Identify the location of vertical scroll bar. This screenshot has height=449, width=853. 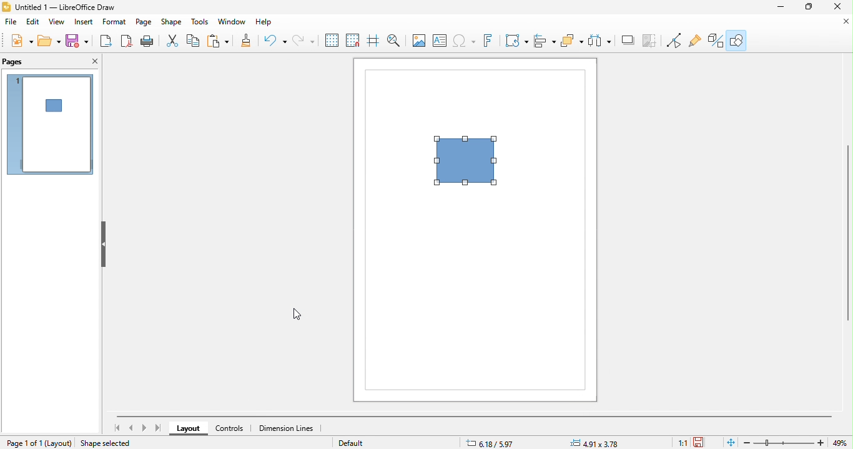
(847, 232).